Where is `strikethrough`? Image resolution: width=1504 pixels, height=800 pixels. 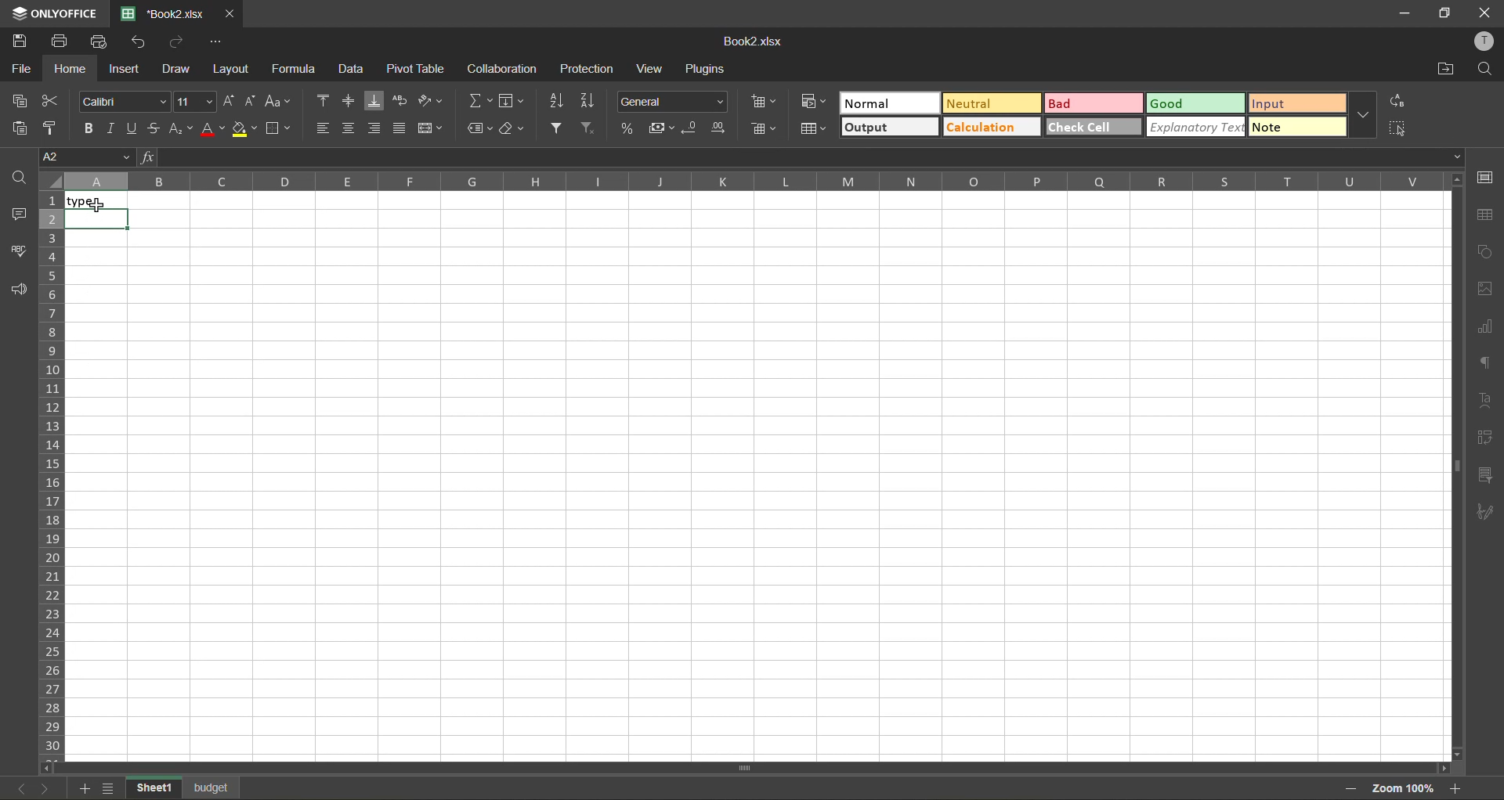 strikethrough is located at coordinates (155, 128).